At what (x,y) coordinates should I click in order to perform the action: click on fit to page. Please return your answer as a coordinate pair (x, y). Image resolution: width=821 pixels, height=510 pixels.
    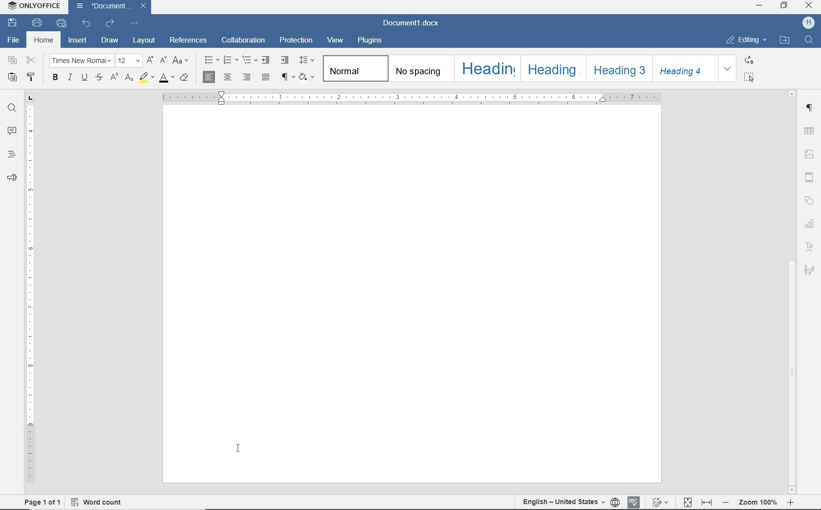
    Looking at the image, I should click on (687, 502).